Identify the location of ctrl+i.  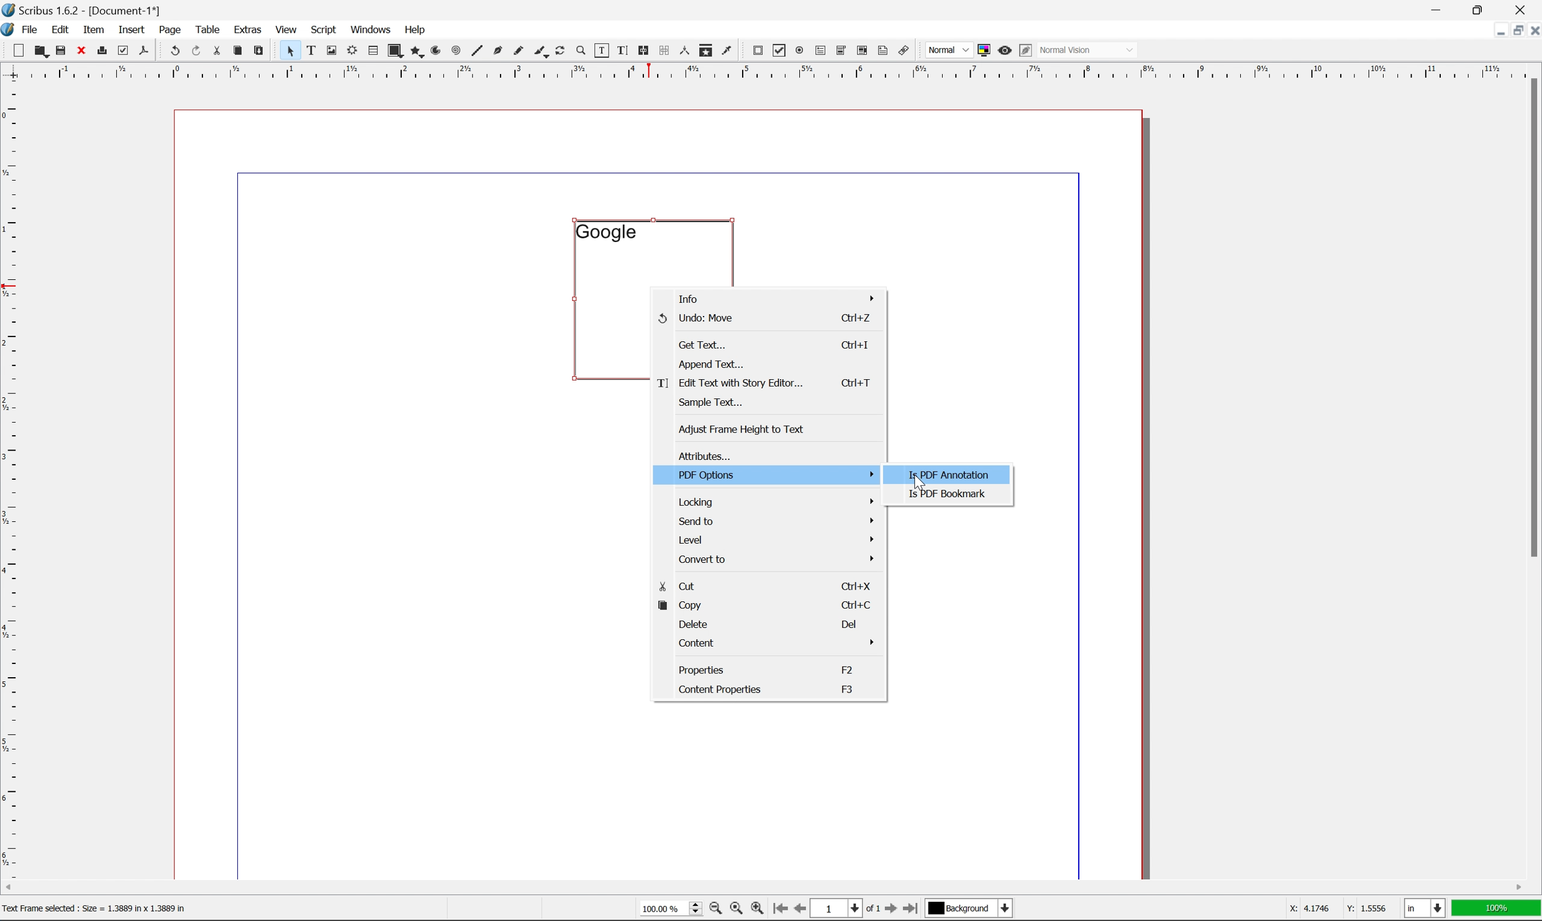
(857, 345).